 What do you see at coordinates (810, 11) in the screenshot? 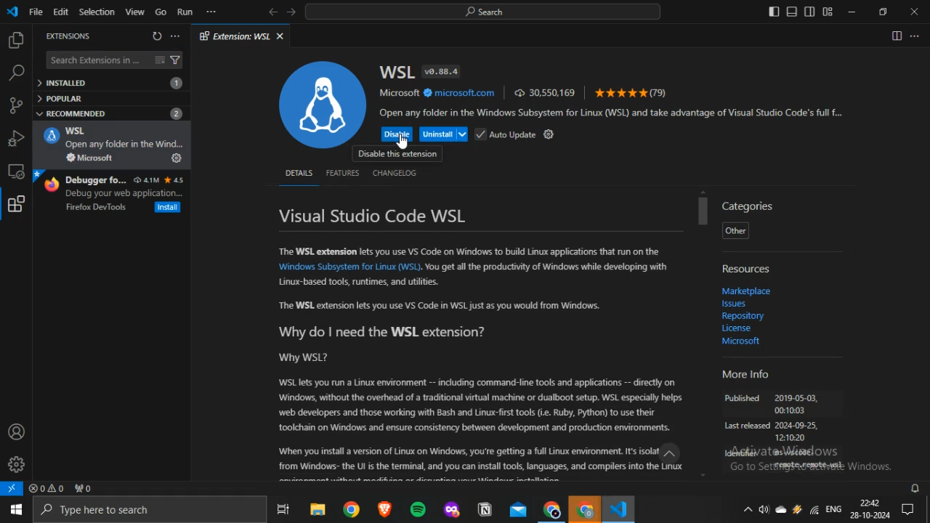
I see `toggle secondary sidebar` at bounding box center [810, 11].